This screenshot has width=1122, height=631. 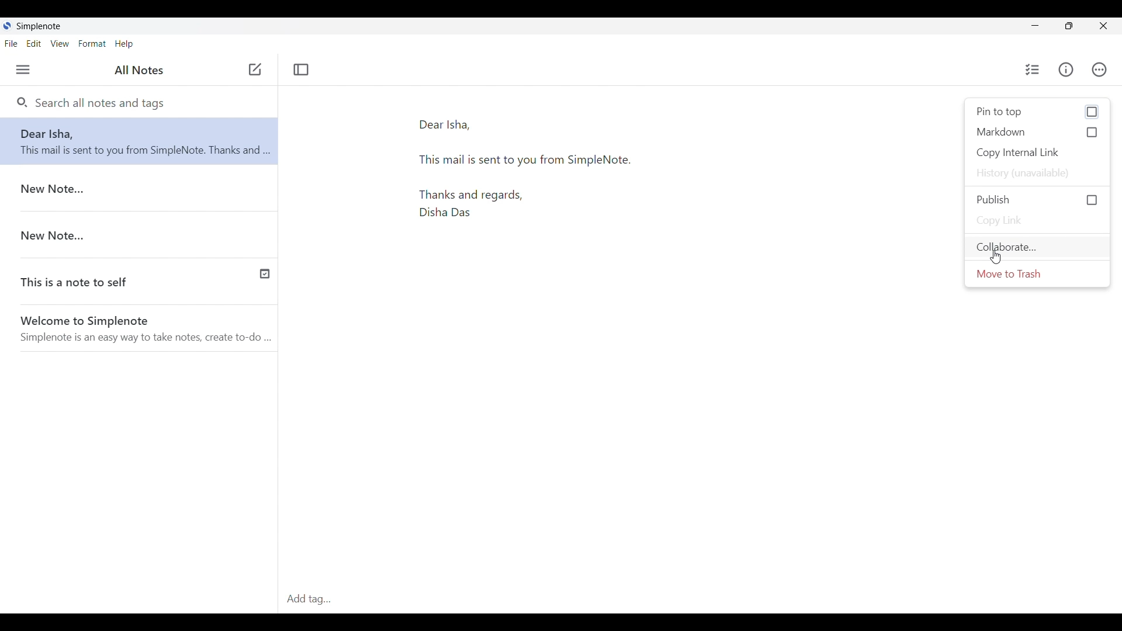 I want to click on All Notes(Title of left side panel), so click(x=137, y=71).